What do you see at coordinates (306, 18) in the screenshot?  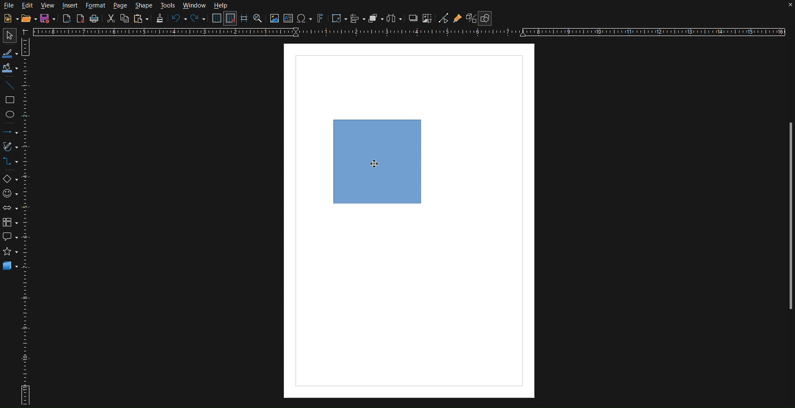 I see `Insert Special Character` at bounding box center [306, 18].